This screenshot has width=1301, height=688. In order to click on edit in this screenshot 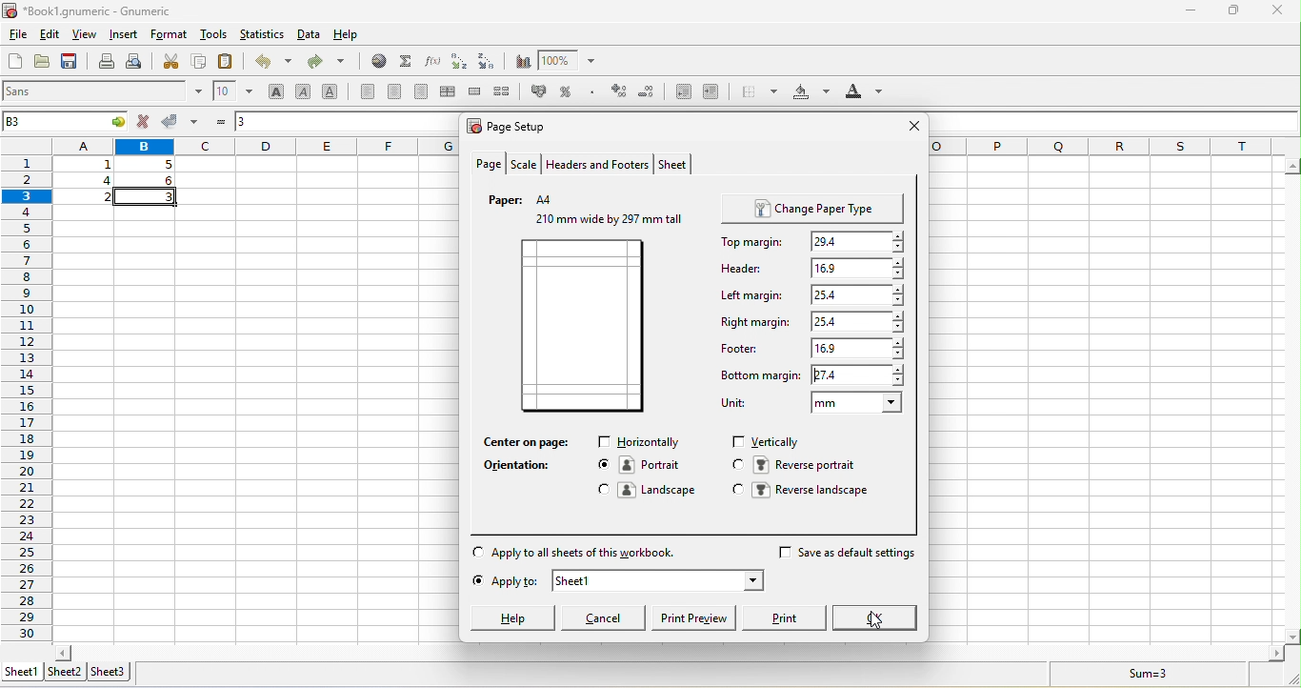, I will do `click(53, 35)`.